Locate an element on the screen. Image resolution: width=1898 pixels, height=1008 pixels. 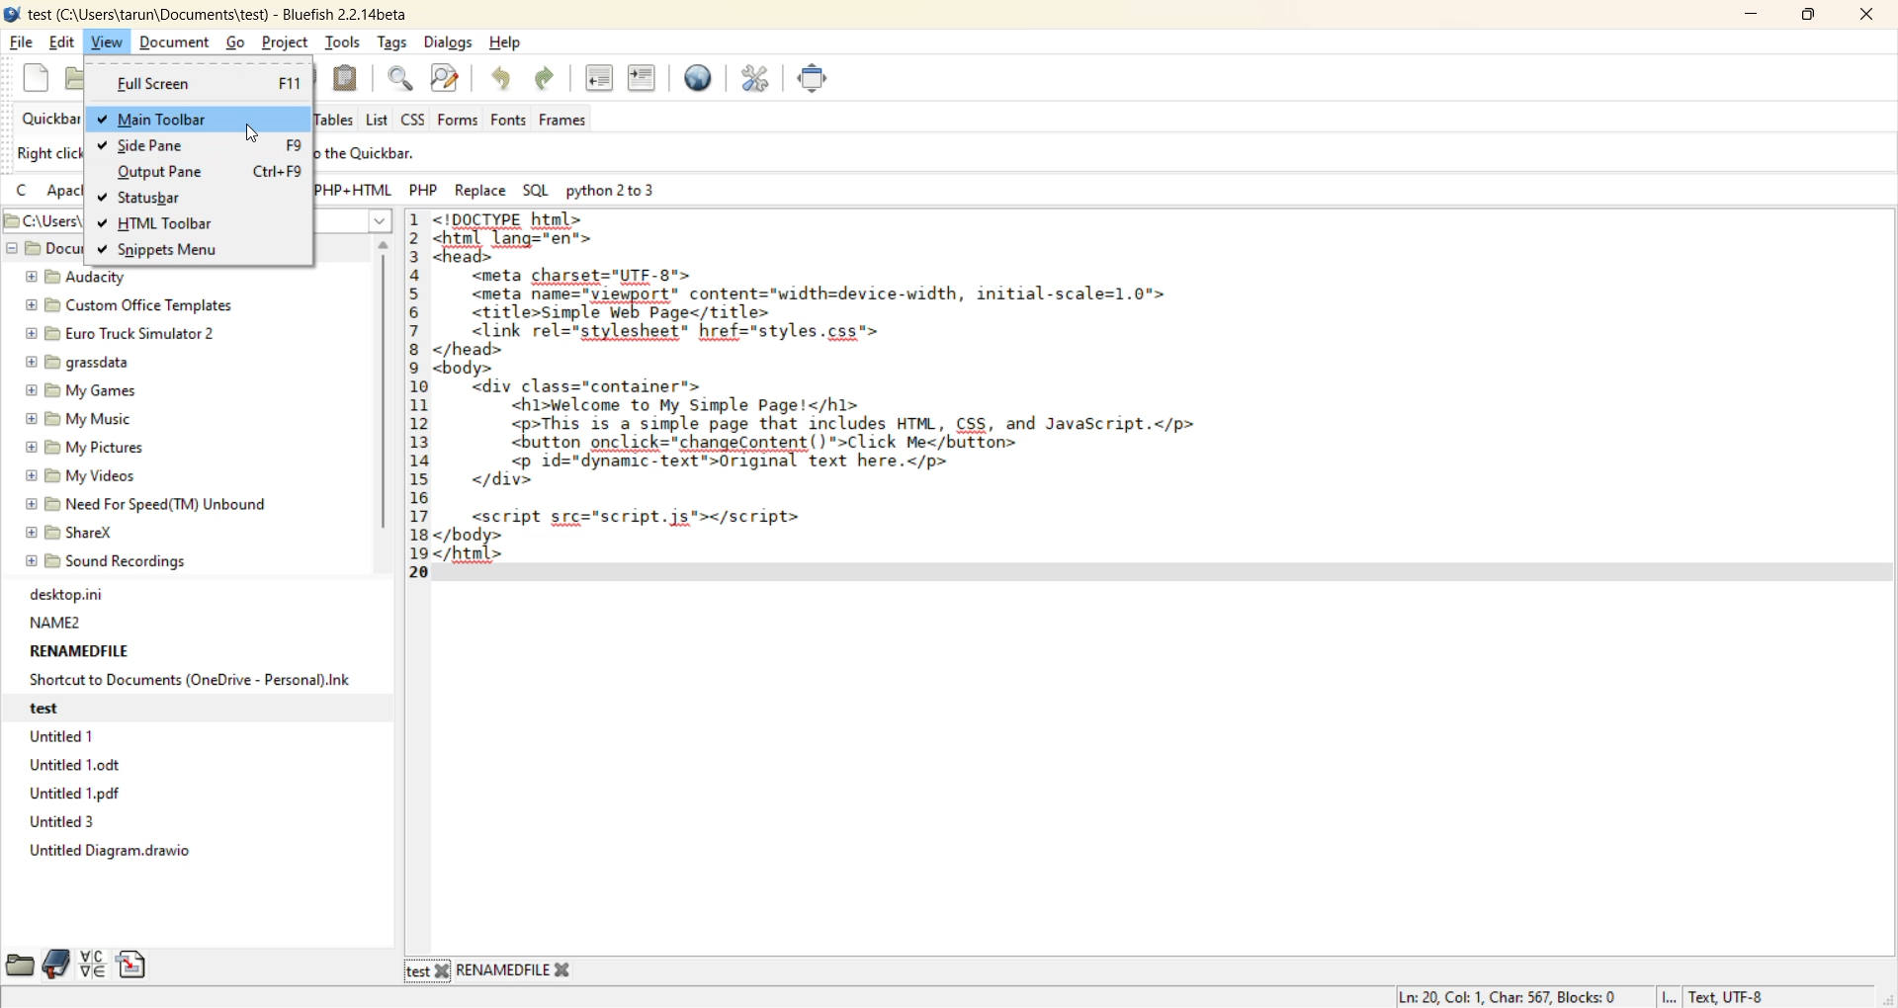
php is located at coordinates (426, 190).